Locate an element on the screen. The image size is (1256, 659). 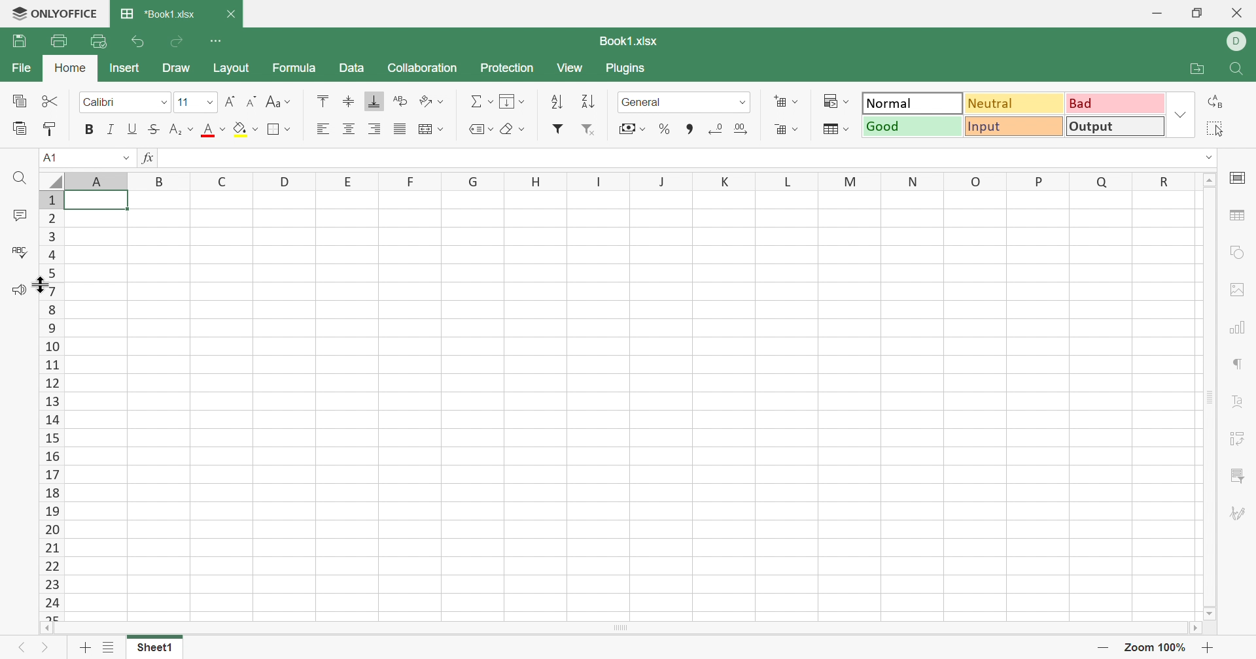
Comments is located at coordinates (18, 215).